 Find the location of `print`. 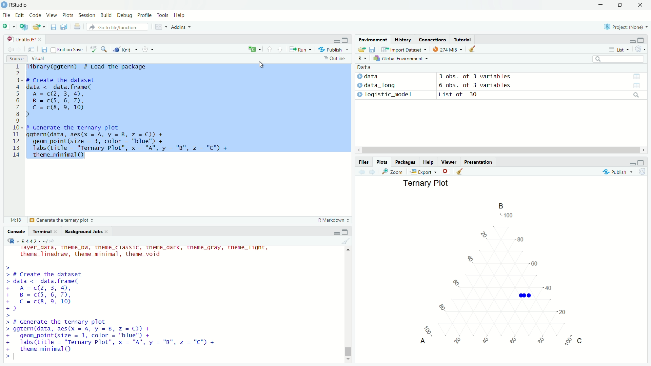

print is located at coordinates (79, 28).